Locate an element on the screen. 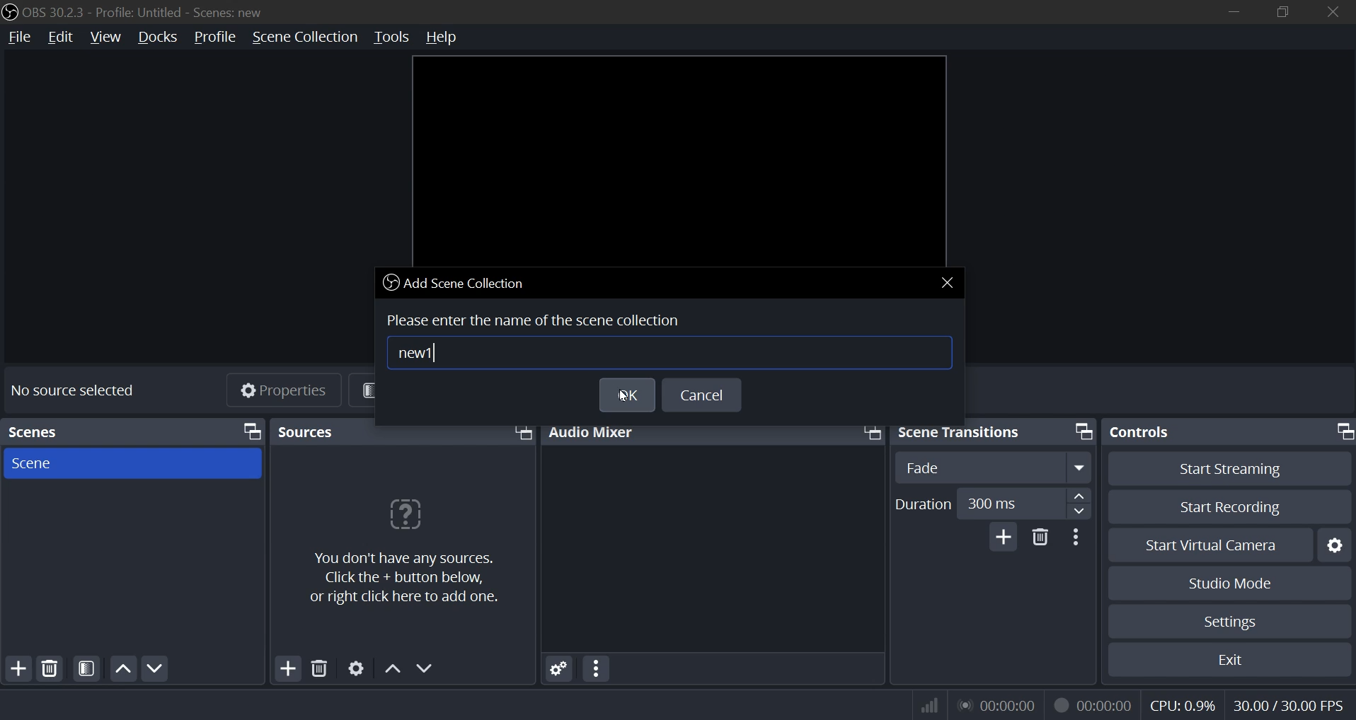  duration number is located at coordinates (993, 502).